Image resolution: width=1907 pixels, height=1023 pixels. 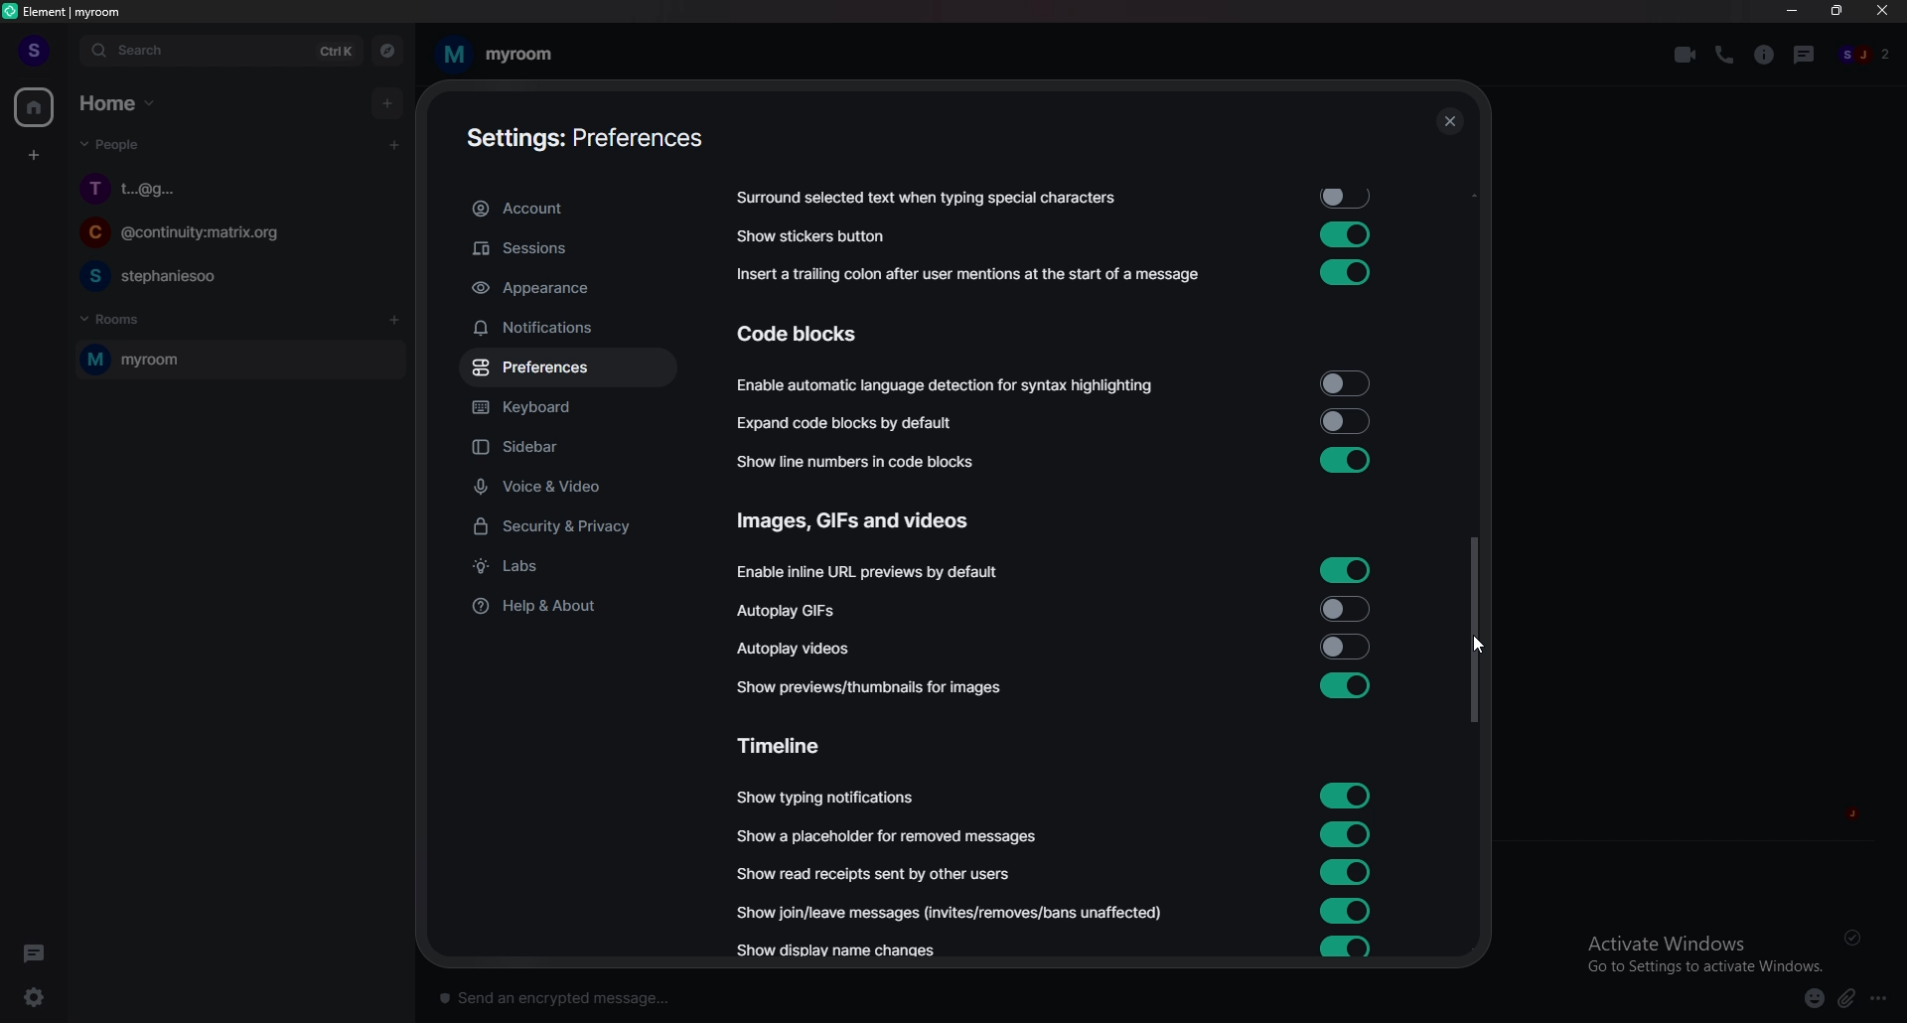 What do you see at coordinates (877, 687) in the screenshot?
I see `show previews for images` at bounding box center [877, 687].